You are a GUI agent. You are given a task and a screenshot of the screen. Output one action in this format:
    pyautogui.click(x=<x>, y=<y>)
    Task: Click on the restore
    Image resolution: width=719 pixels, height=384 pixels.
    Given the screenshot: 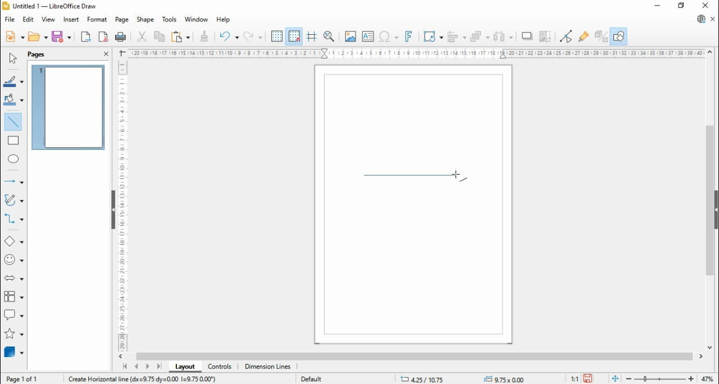 What is the action you would take?
    pyautogui.click(x=682, y=6)
    